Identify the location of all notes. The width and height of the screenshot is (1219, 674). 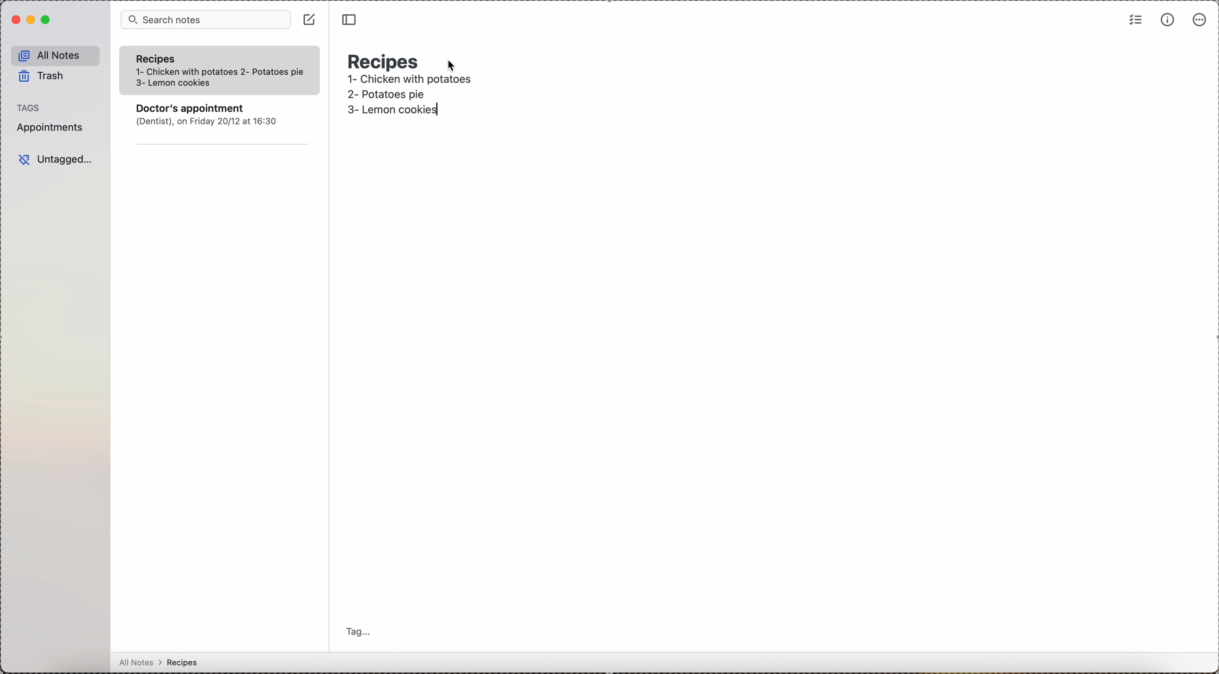
(190, 662).